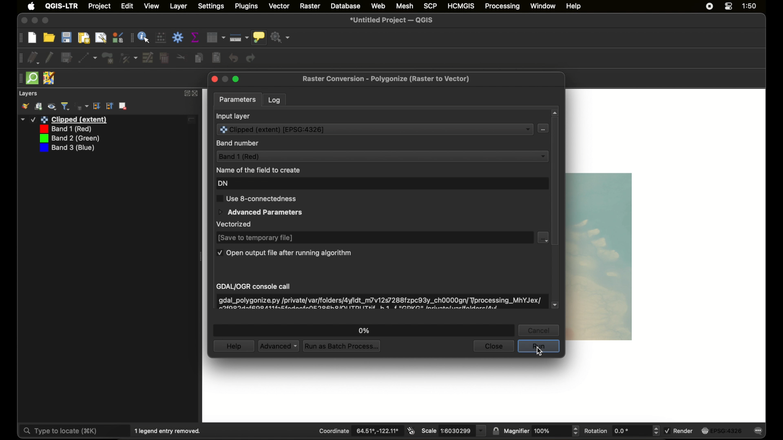 The height and width of the screenshot is (440, 783). What do you see at coordinates (382, 156) in the screenshot?
I see `band  1 red dropdown` at bounding box center [382, 156].